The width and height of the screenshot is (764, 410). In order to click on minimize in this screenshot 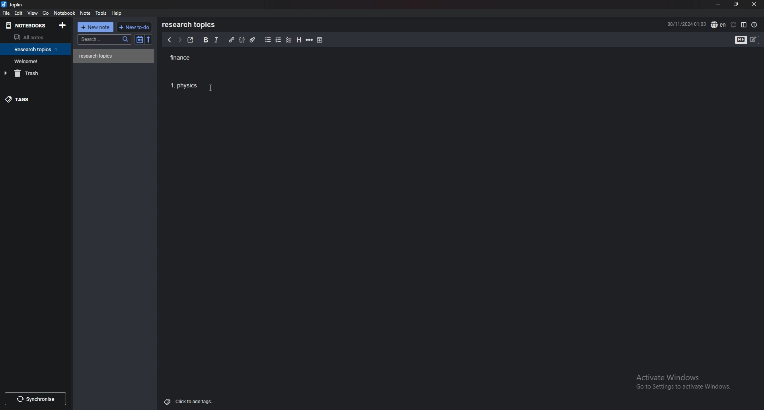, I will do `click(717, 5)`.